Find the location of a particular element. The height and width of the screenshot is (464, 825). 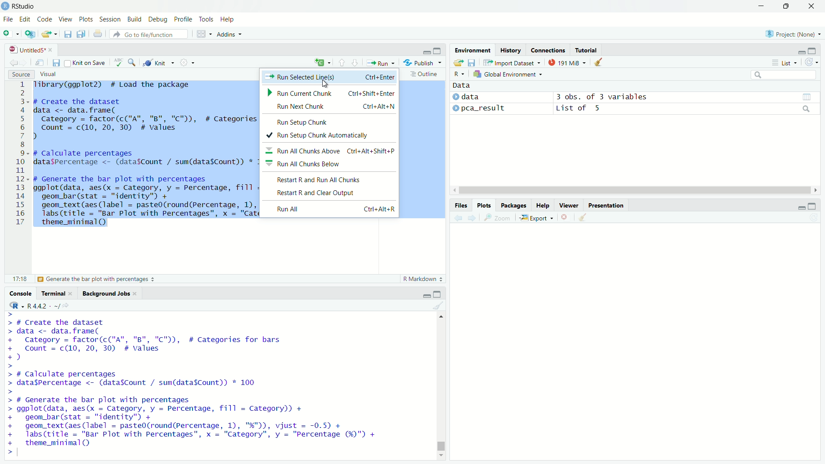

load workspace is located at coordinates (458, 63).